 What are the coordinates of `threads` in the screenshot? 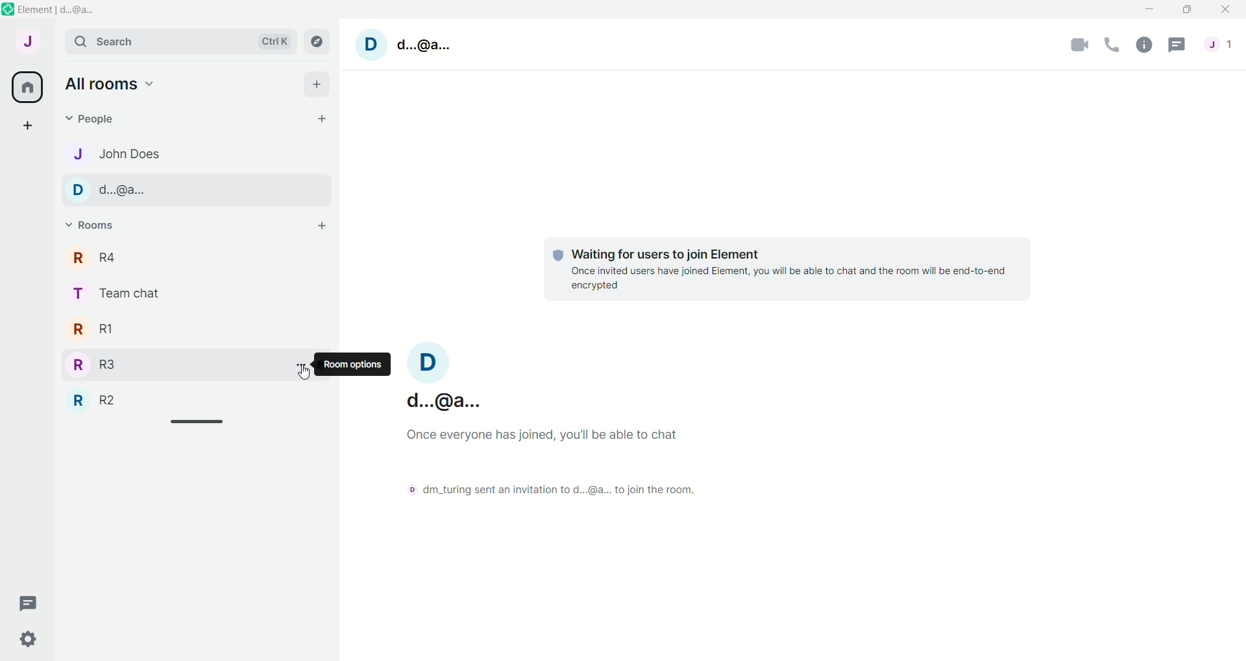 It's located at (32, 604).